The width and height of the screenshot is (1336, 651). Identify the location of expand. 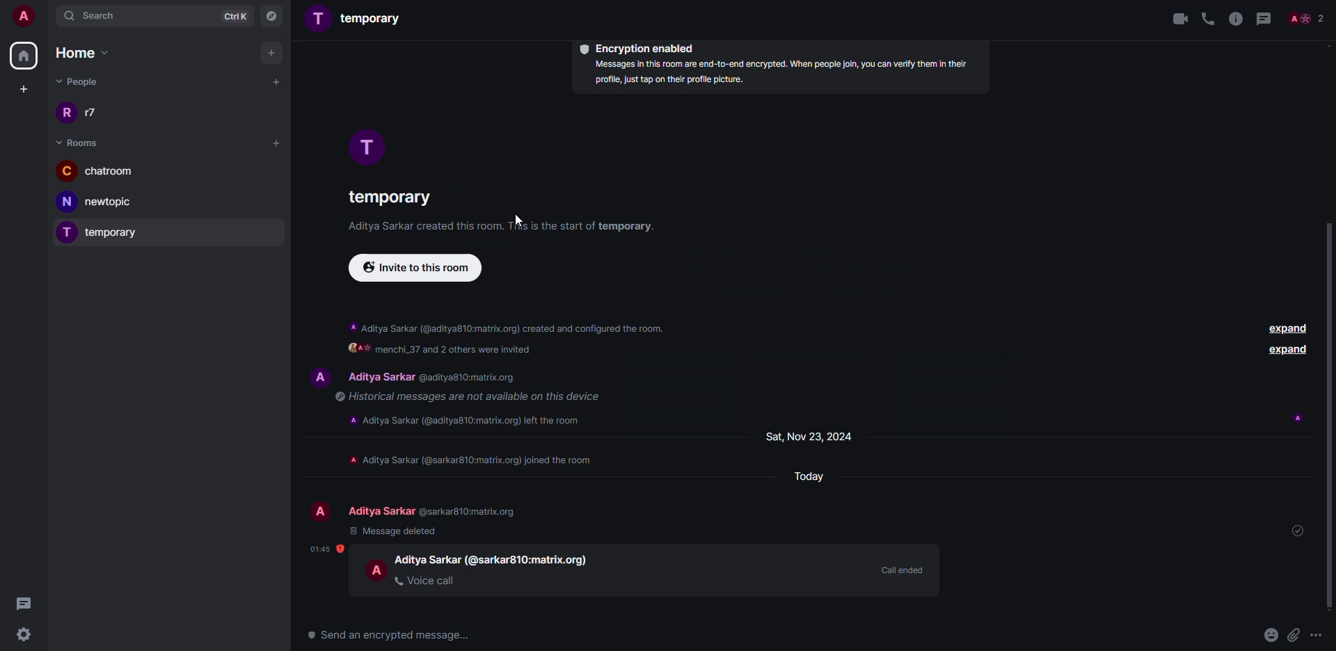
(1280, 328).